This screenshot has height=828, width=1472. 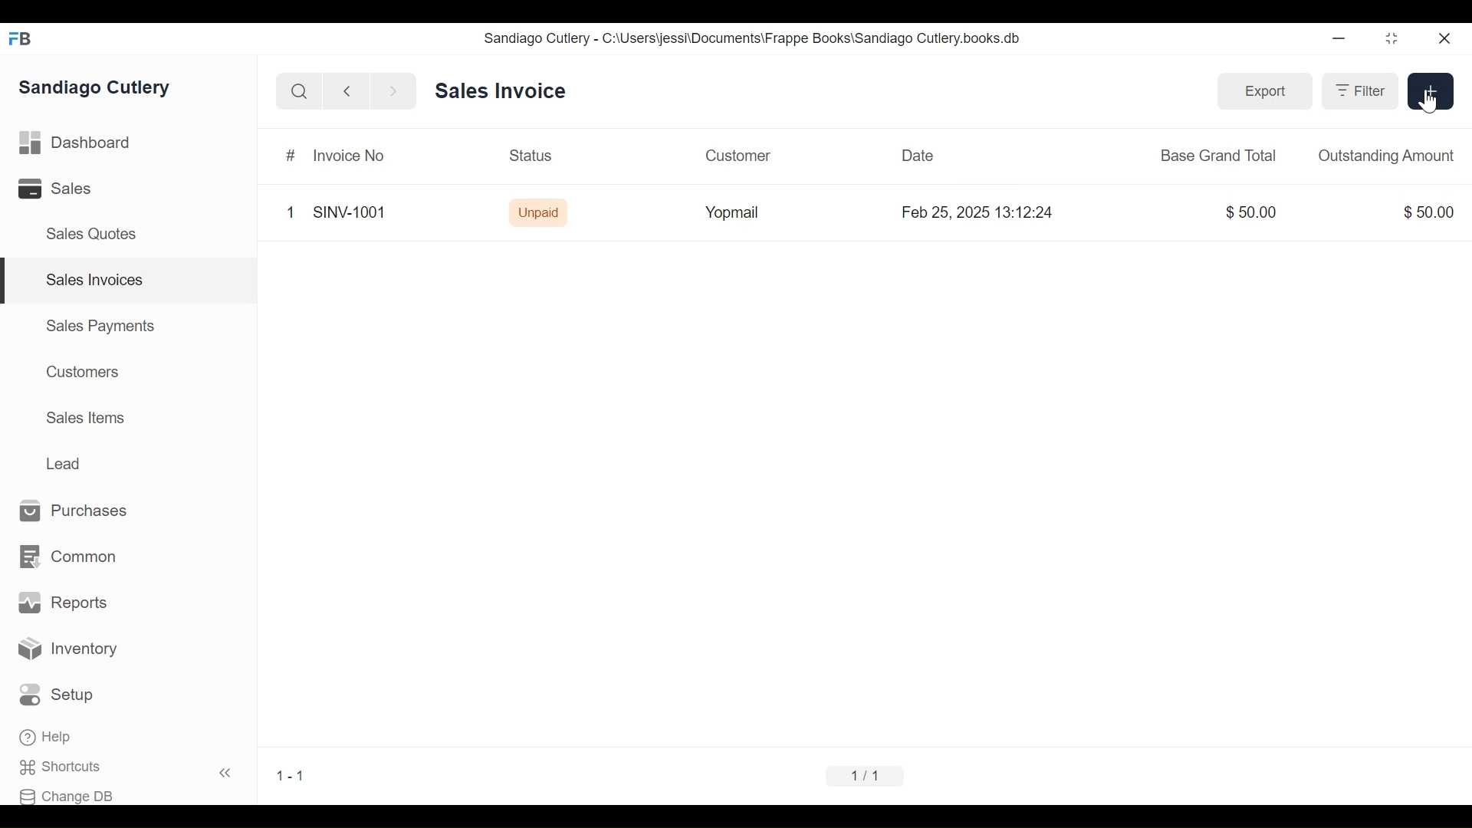 I want to click on minimize, so click(x=1339, y=38).